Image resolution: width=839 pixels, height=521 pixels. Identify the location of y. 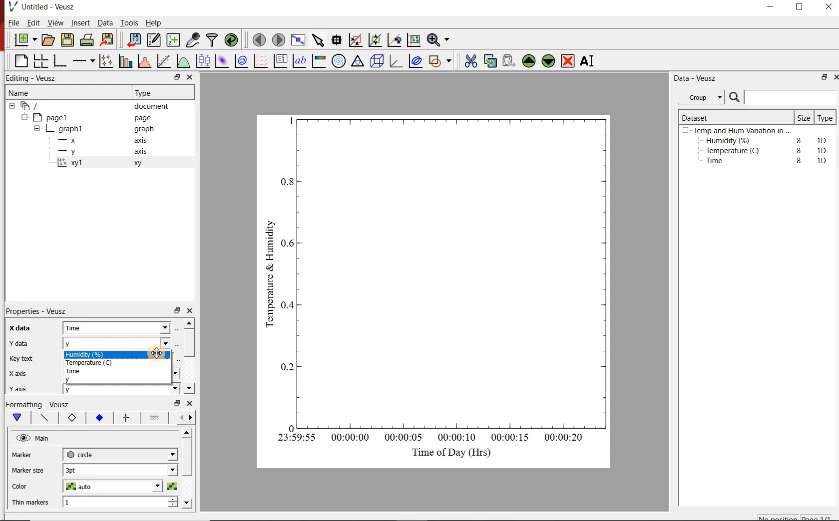
(84, 380).